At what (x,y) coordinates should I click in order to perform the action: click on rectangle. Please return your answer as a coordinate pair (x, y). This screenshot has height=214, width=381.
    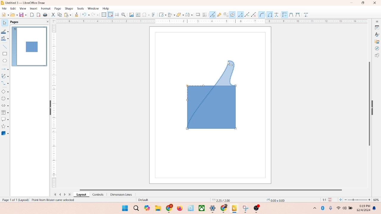
    Looking at the image, I should click on (5, 53).